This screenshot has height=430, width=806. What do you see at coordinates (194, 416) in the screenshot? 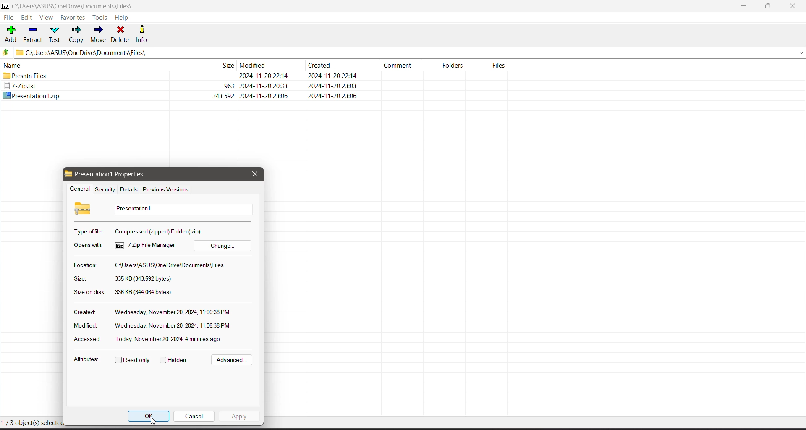
I see `Cancel` at bounding box center [194, 416].